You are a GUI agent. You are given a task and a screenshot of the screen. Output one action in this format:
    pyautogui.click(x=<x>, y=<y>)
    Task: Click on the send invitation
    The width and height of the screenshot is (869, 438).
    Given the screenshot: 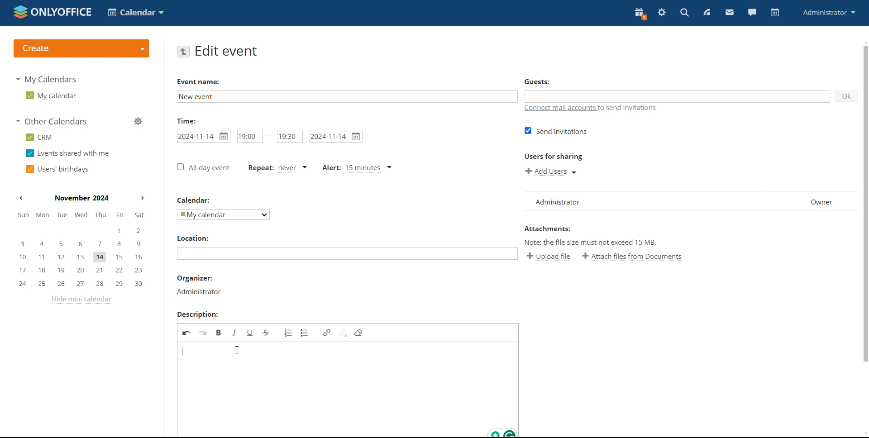 What is the action you would take?
    pyautogui.click(x=555, y=131)
    